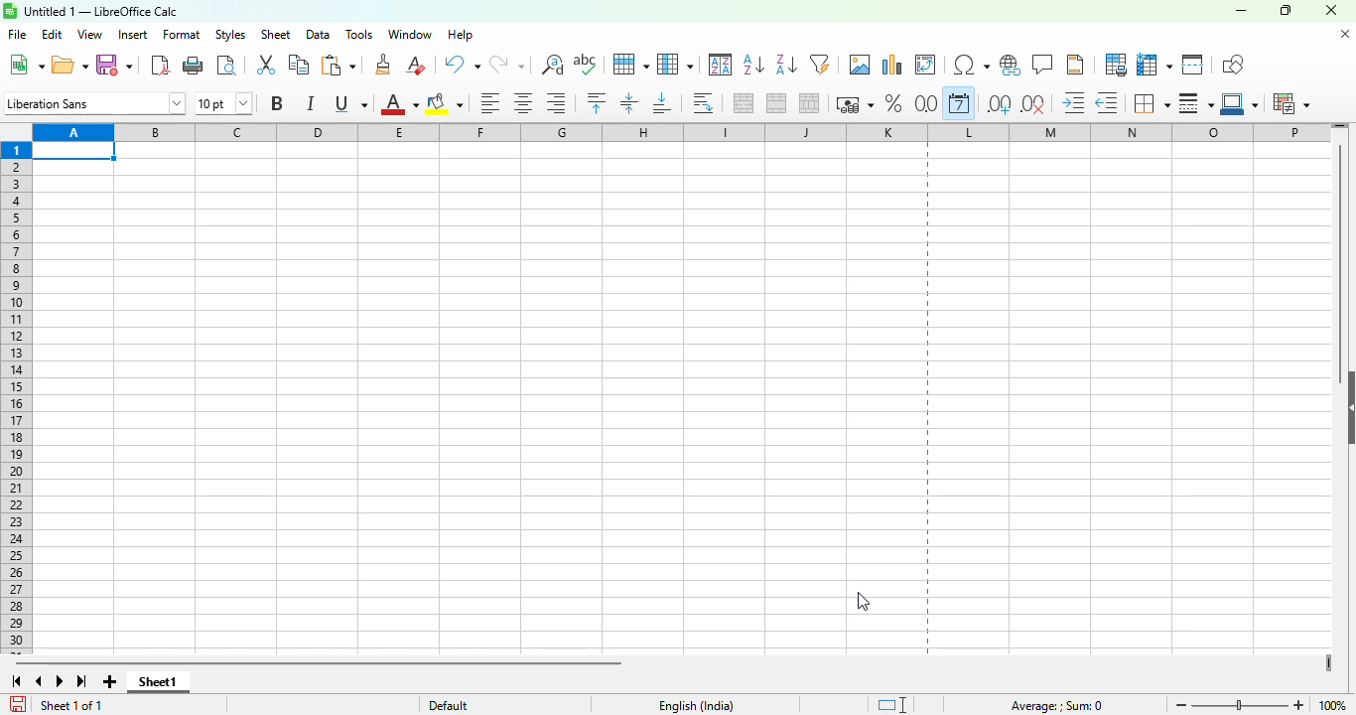 This screenshot has width=1356, height=715. I want to click on font name, so click(94, 102).